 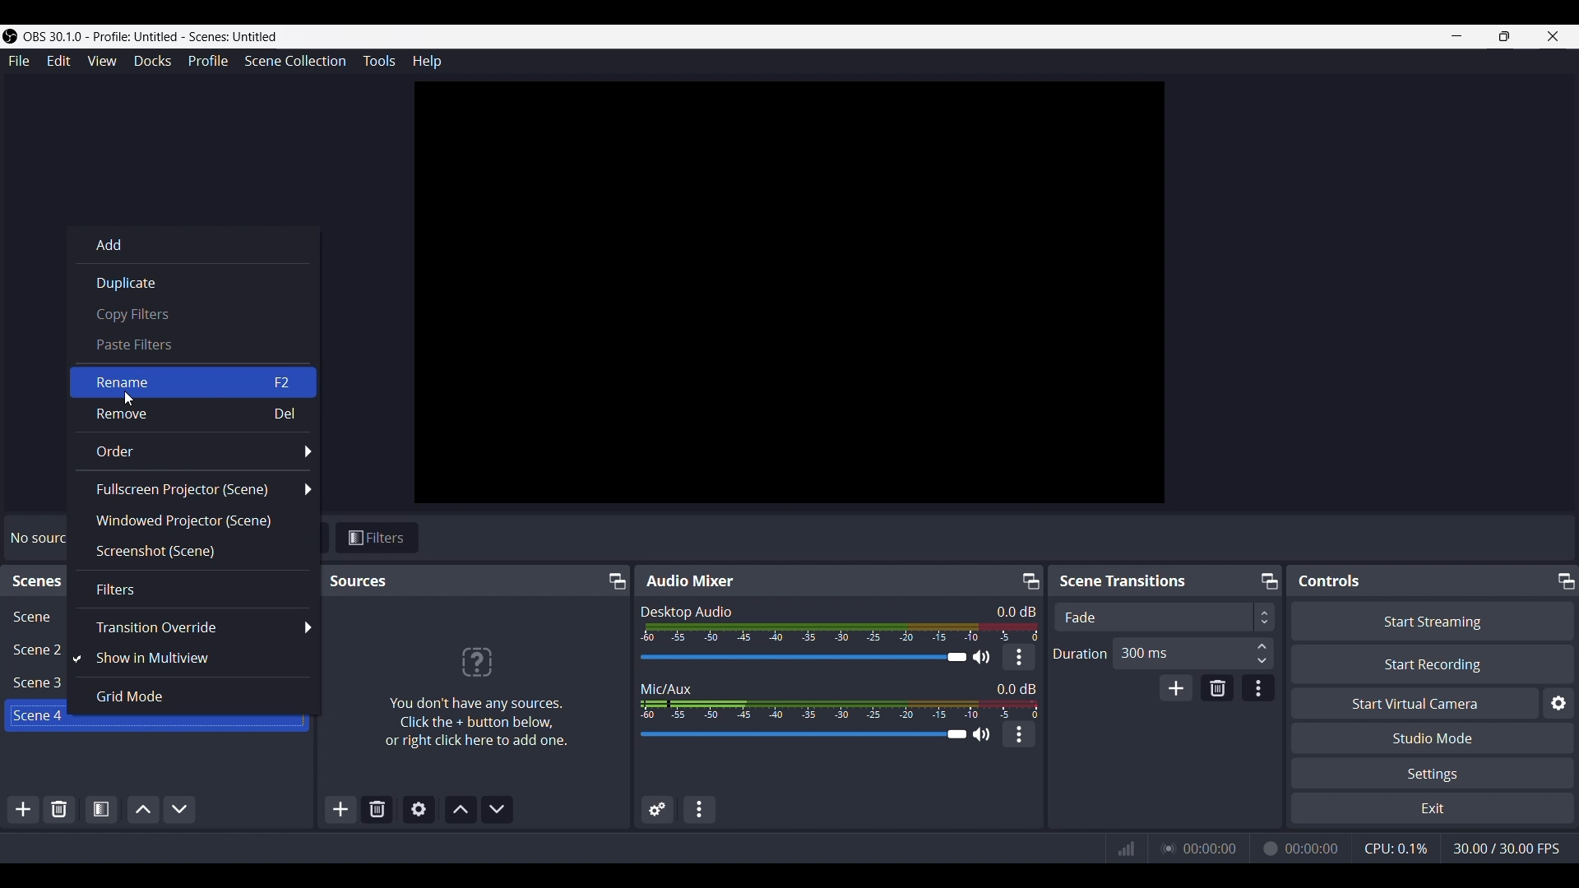 What do you see at coordinates (1554, 36) in the screenshot?
I see `close` at bounding box center [1554, 36].